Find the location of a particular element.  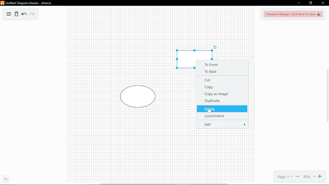

Page 1 is located at coordinates (283, 177).